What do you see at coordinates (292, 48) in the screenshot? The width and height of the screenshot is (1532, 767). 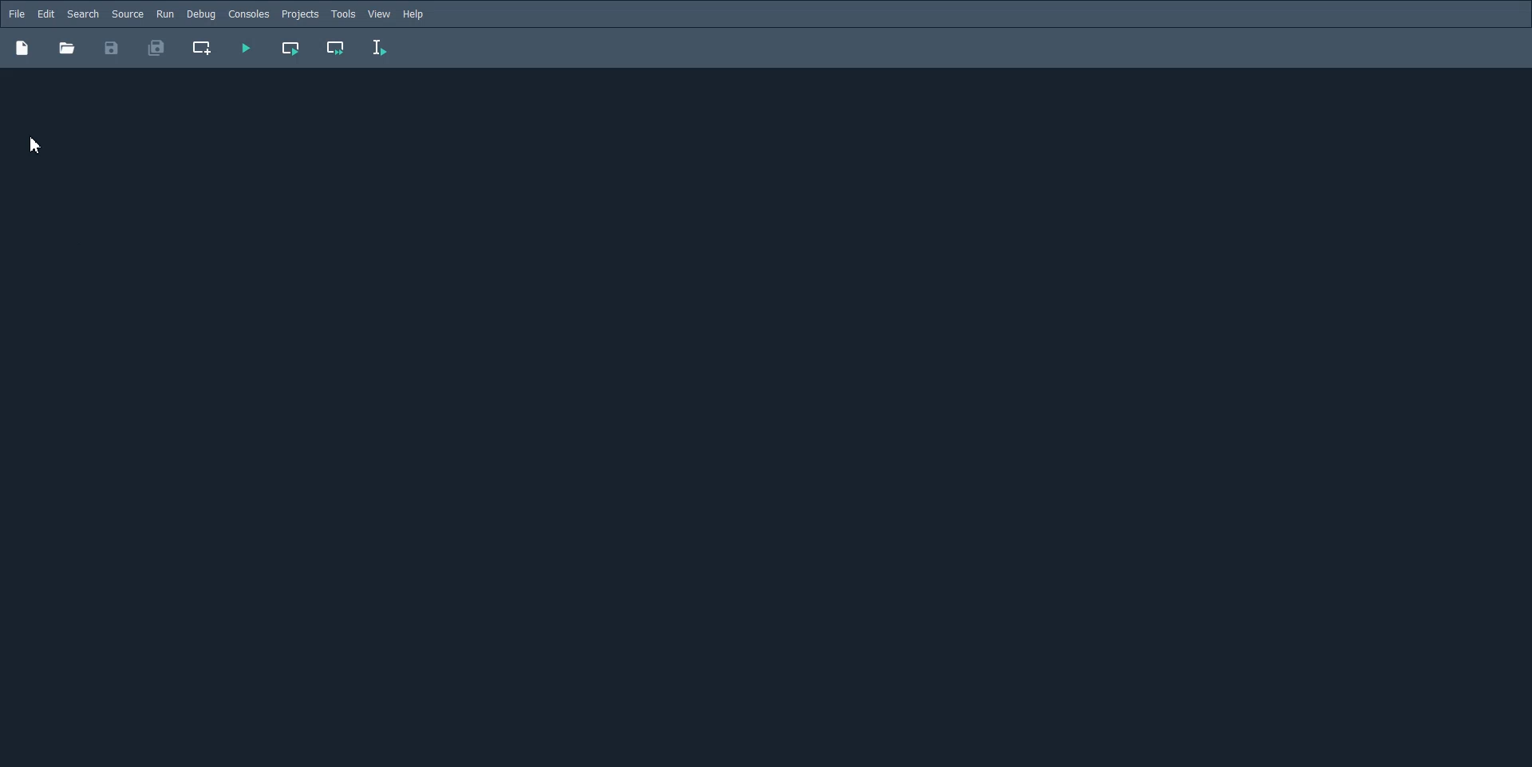 I see `Run Current cell` at bounding box center [292, 48].